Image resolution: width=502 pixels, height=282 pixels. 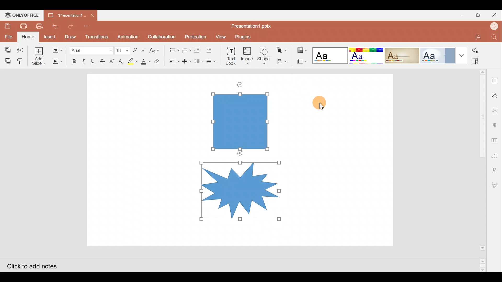 I want to click on More, so click(x=462, y=55).